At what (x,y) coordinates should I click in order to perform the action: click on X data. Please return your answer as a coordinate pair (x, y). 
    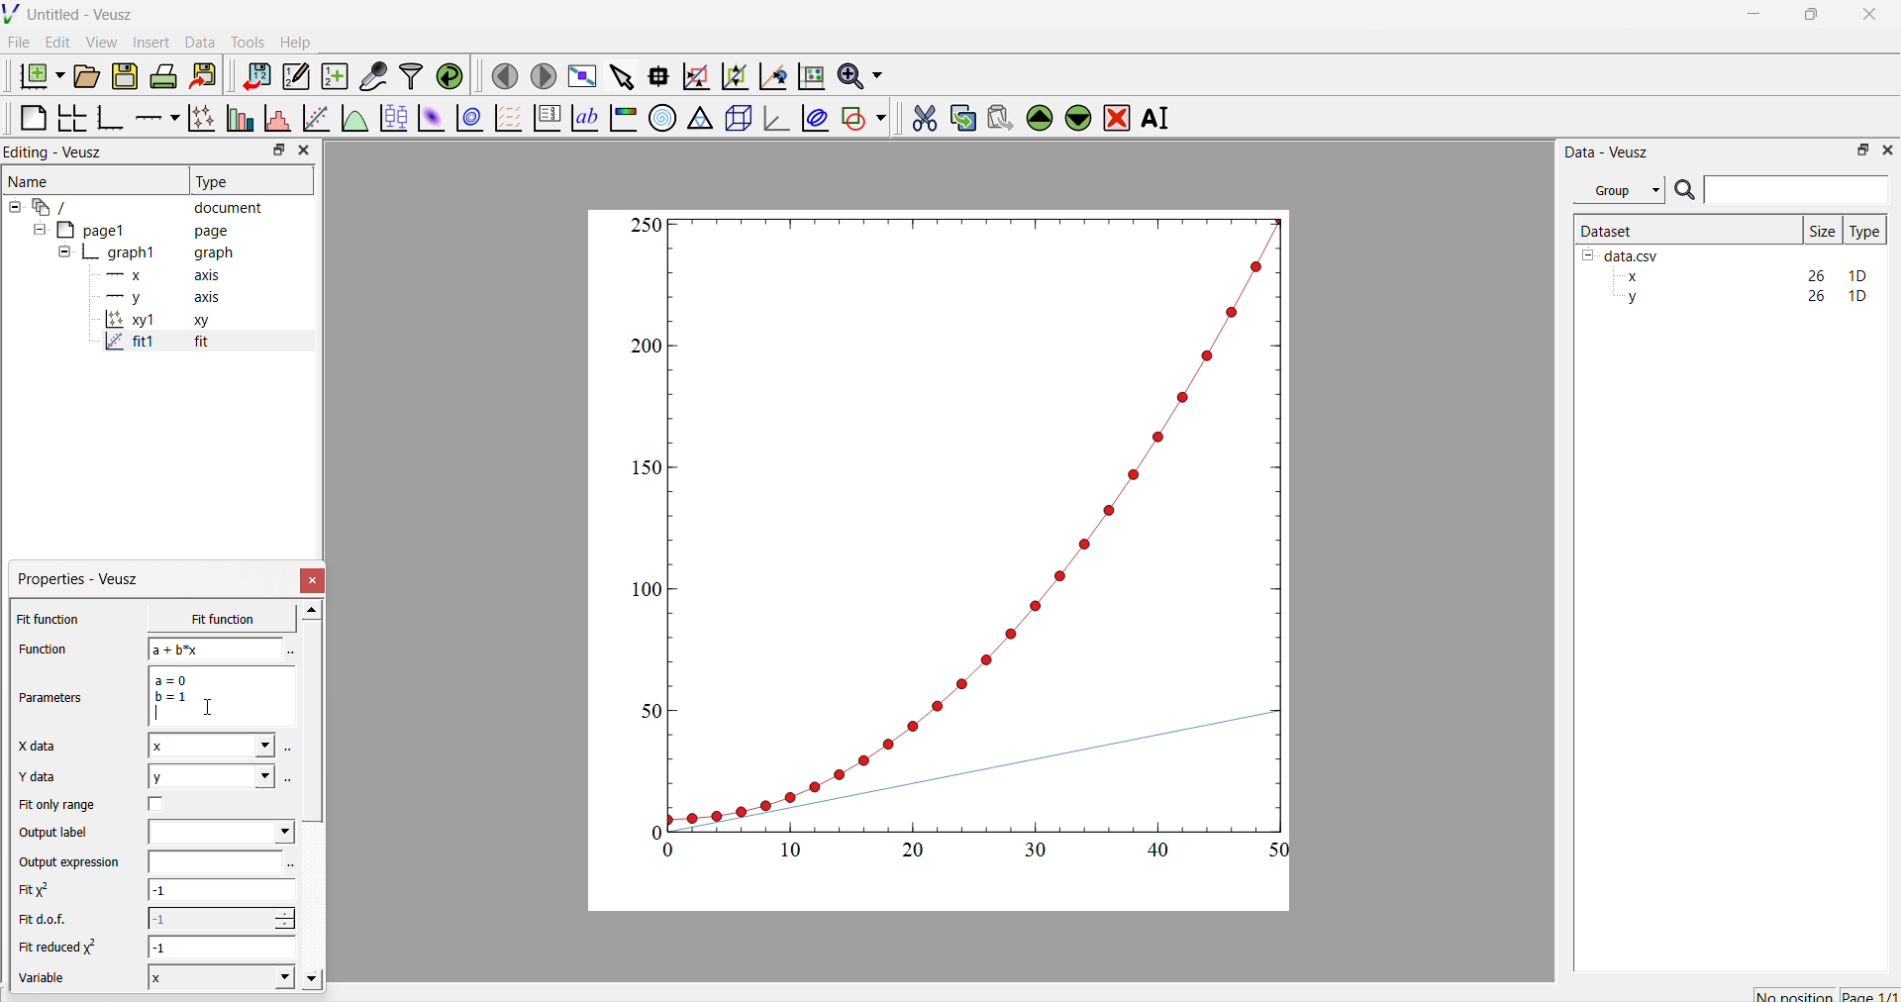
    Looking at the image, I should click on (42, 744).